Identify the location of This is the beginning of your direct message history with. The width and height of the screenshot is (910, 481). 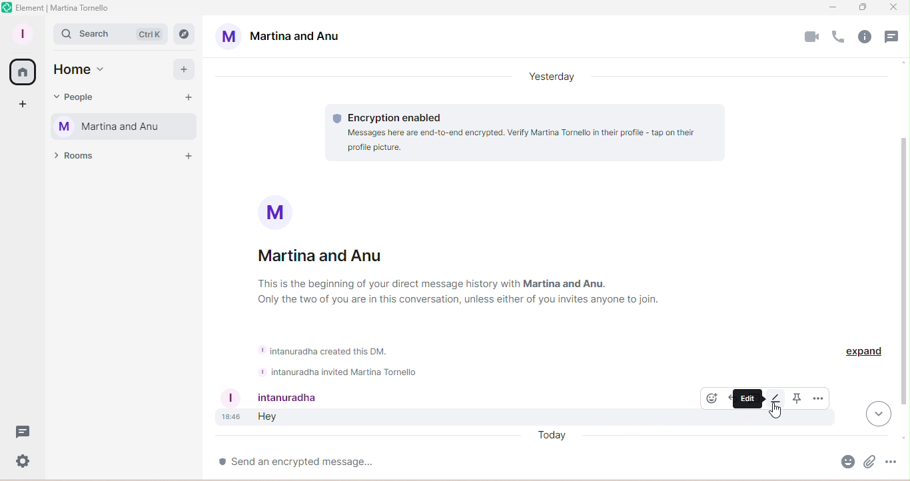
(383, 284).